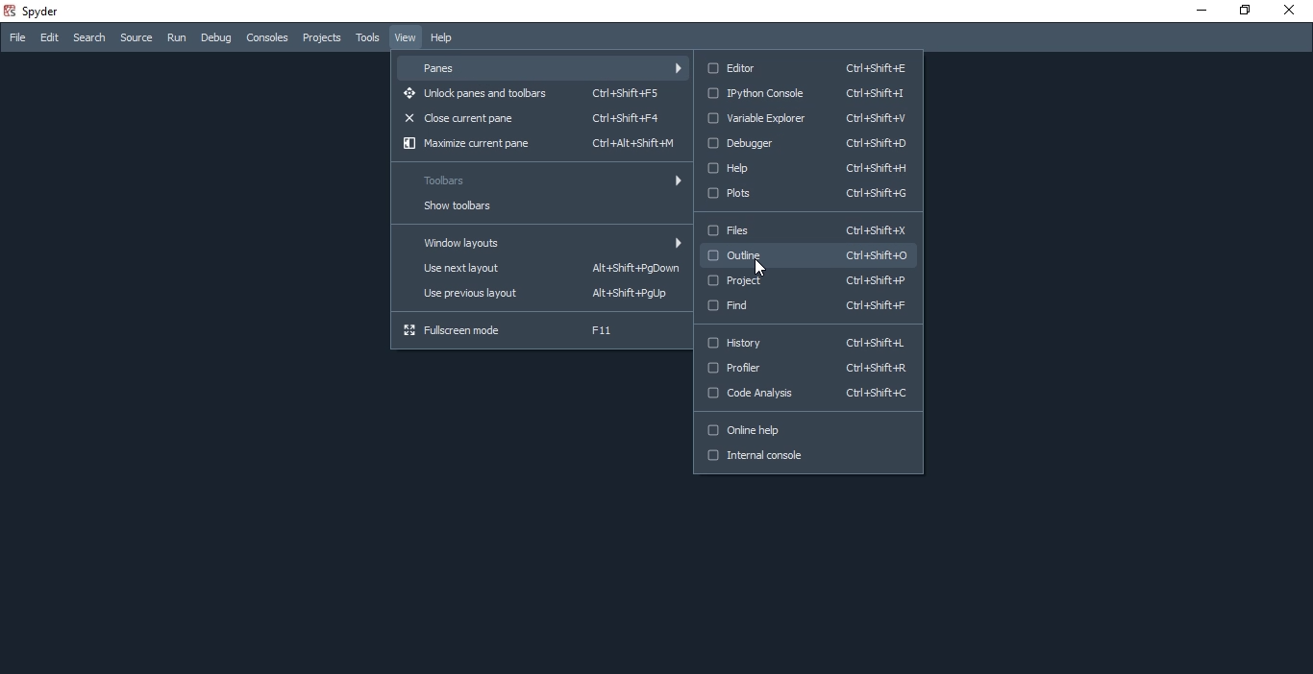 Image resolution: width=1313 pixels, height=674 pixels. I want to click on restore, so click(1243, 10).